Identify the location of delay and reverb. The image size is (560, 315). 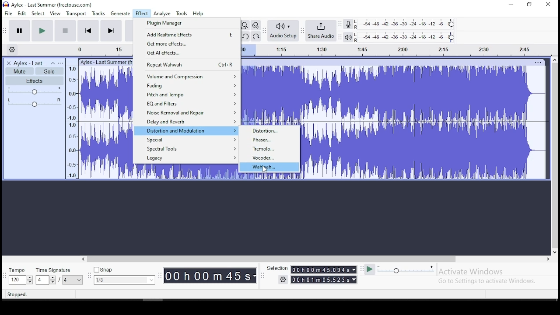
(186, 121).